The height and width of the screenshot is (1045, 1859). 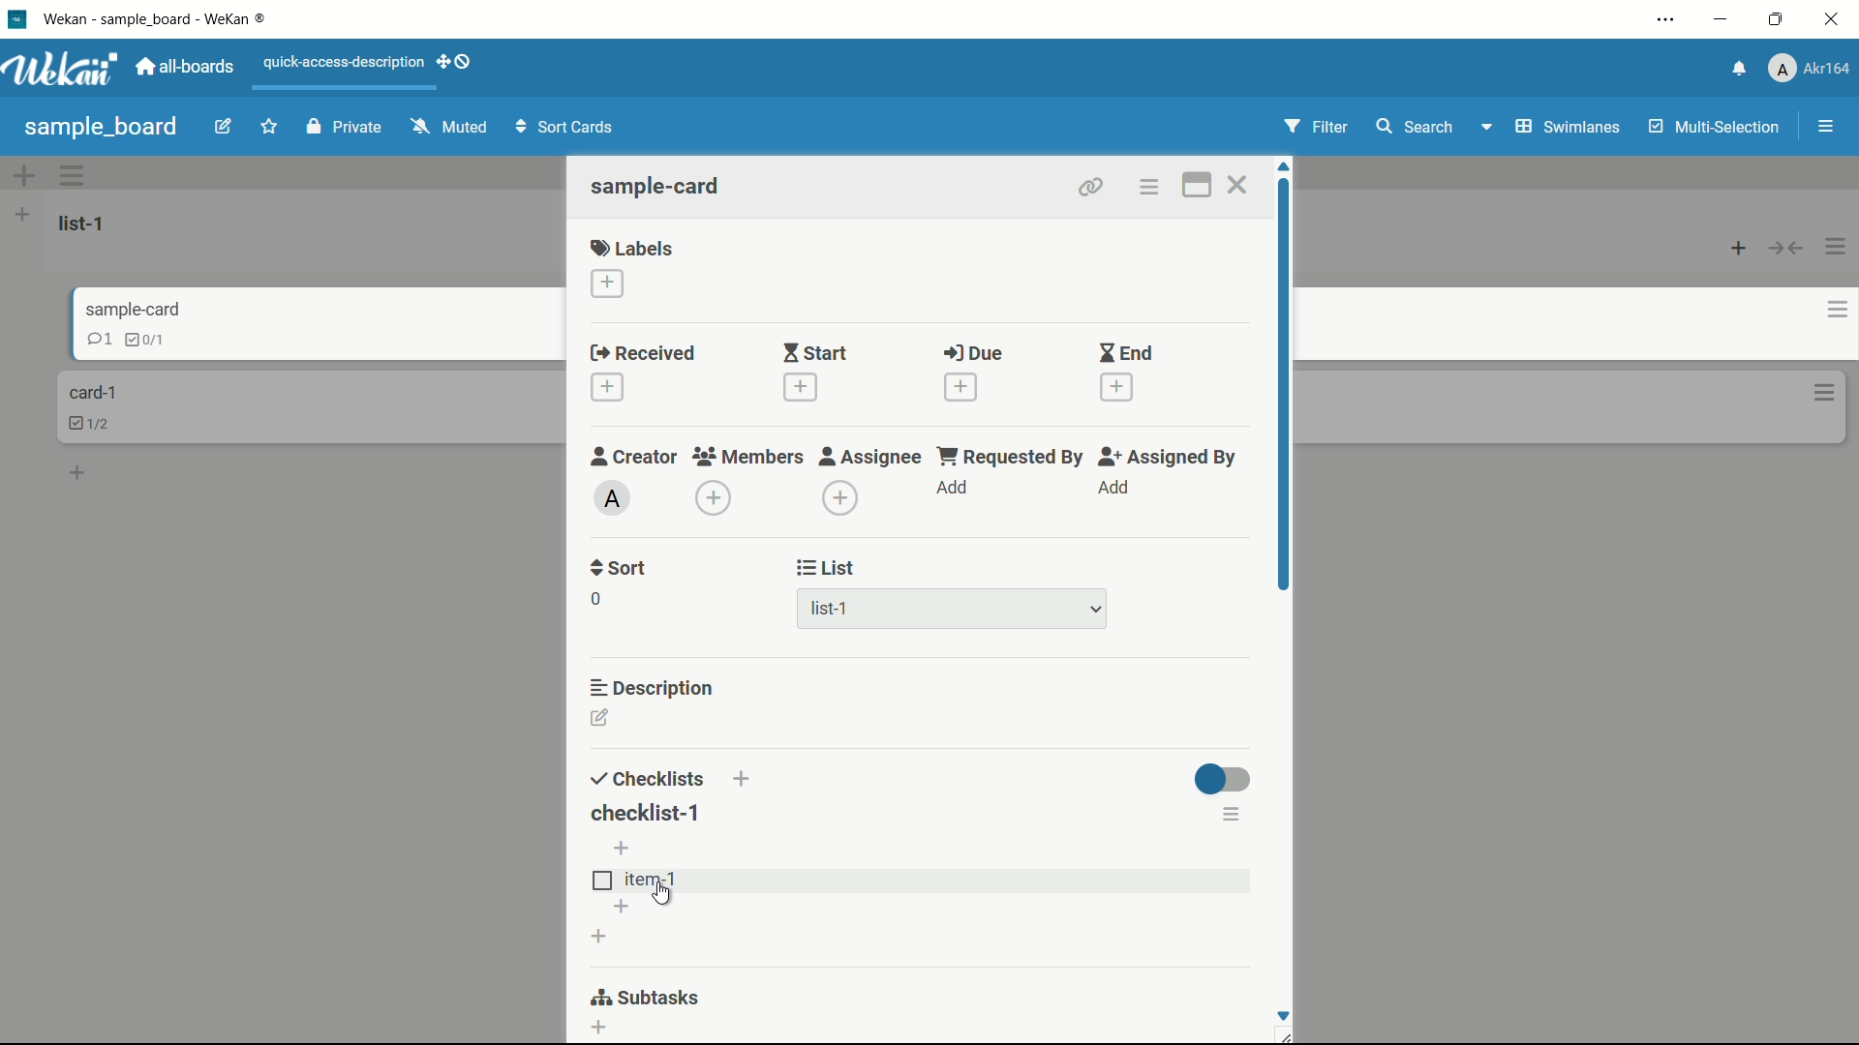 I want to click on checklists, so click(x=649, y=780).